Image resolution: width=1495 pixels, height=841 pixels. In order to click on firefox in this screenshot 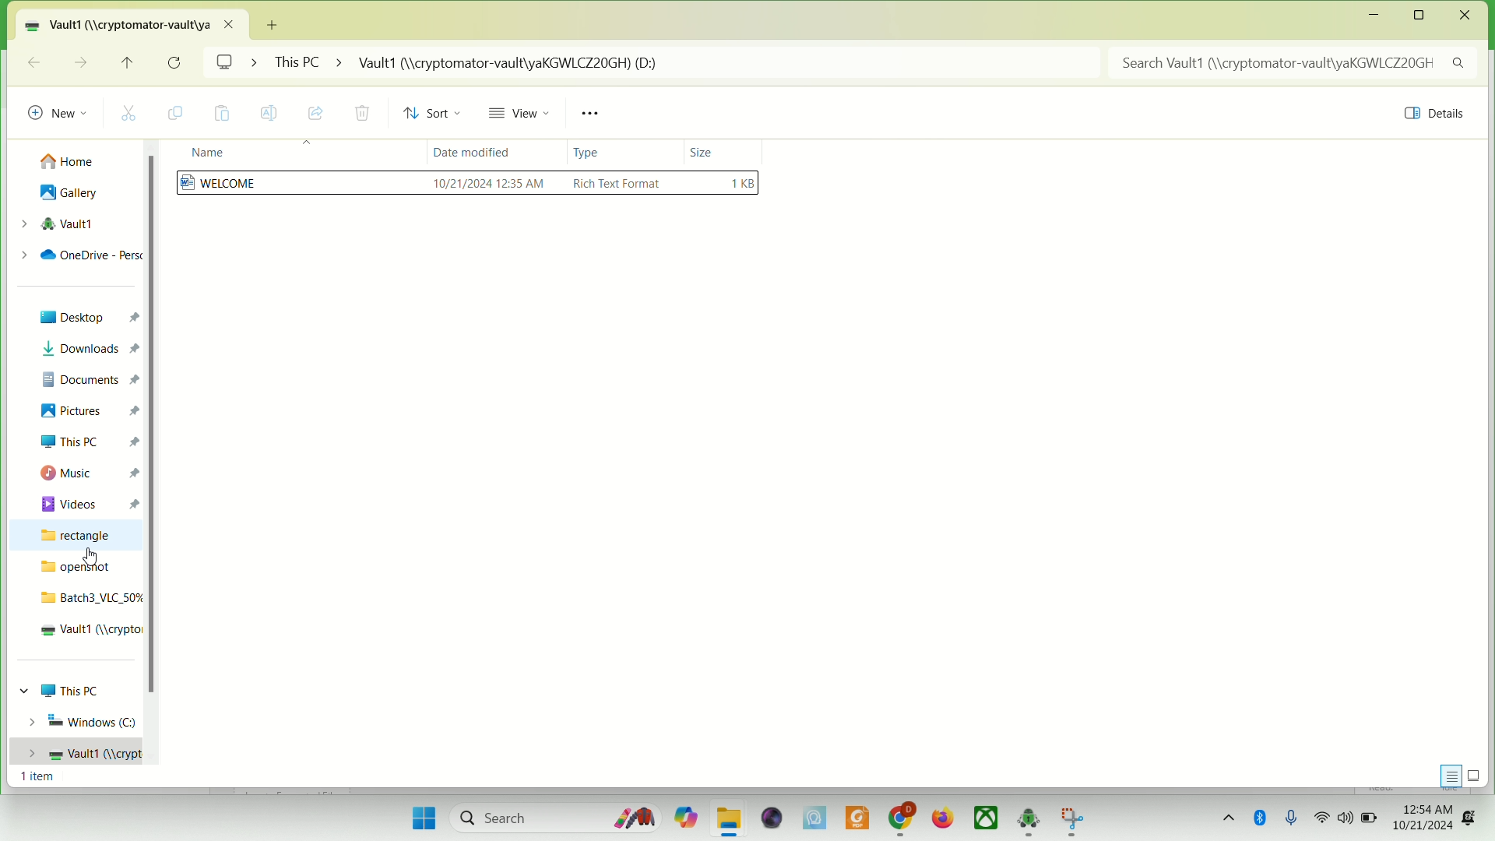, I will do `click(943, 818)`.